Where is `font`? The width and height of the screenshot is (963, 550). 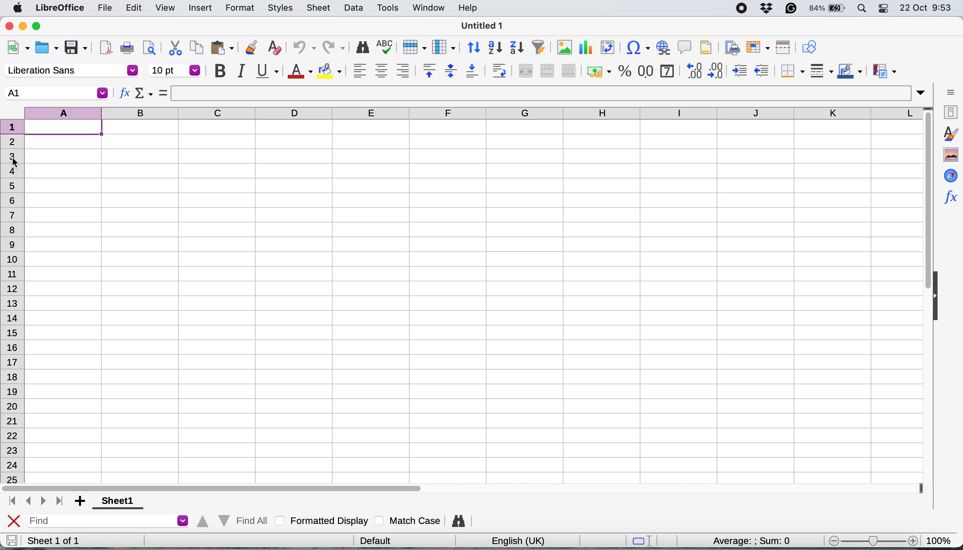 font is located at coordinates (71, 71).